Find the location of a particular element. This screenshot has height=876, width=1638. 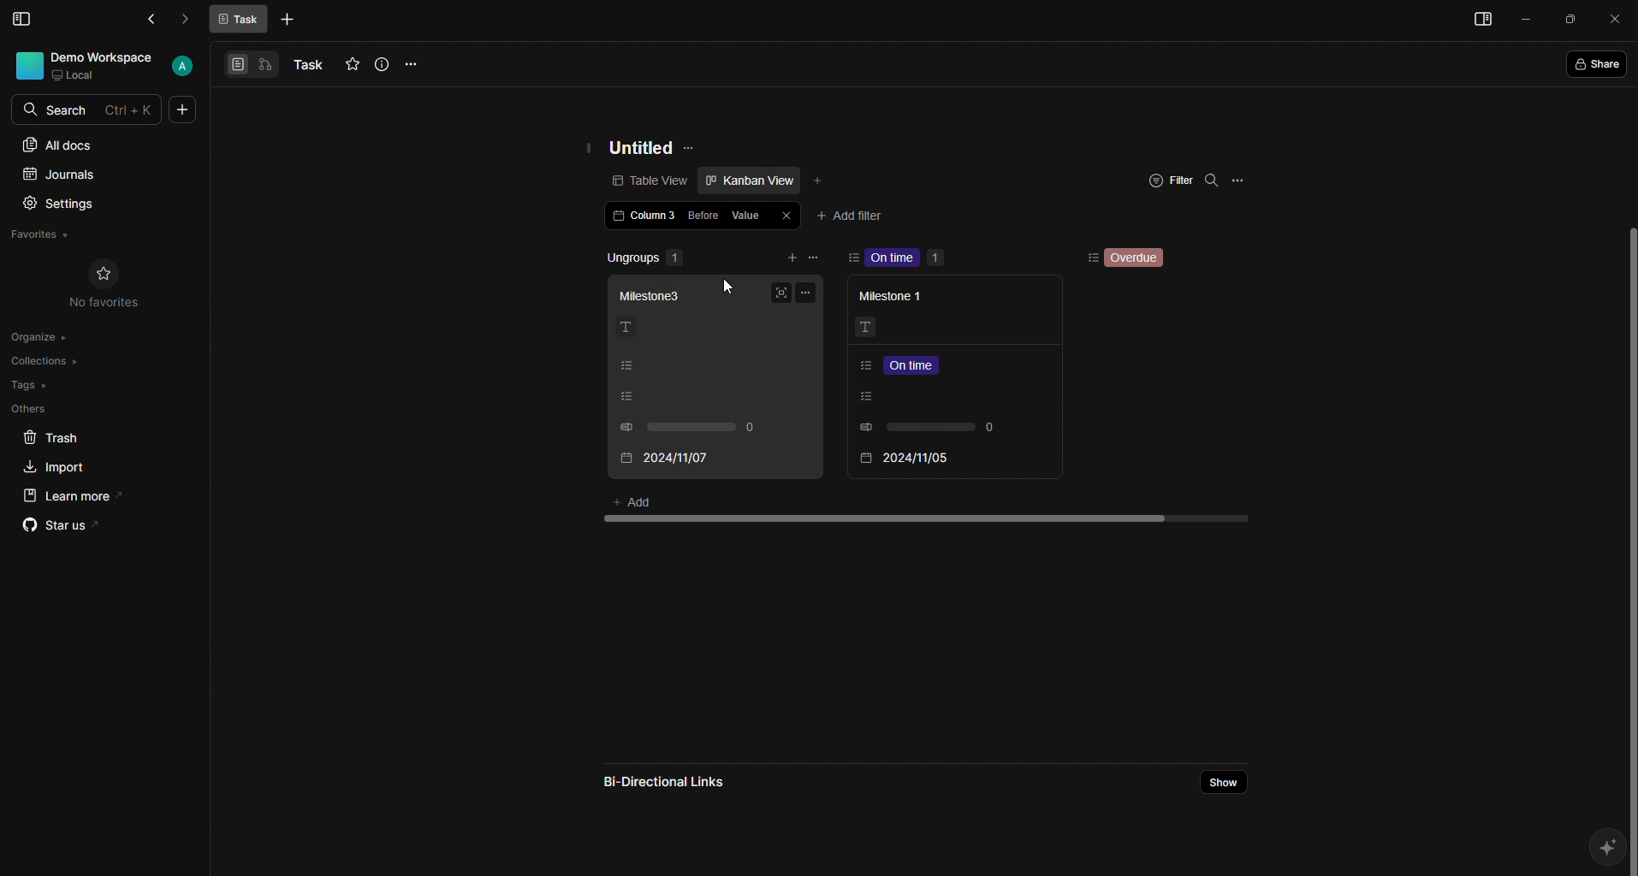

Settings is located at coordinates (58, 204).